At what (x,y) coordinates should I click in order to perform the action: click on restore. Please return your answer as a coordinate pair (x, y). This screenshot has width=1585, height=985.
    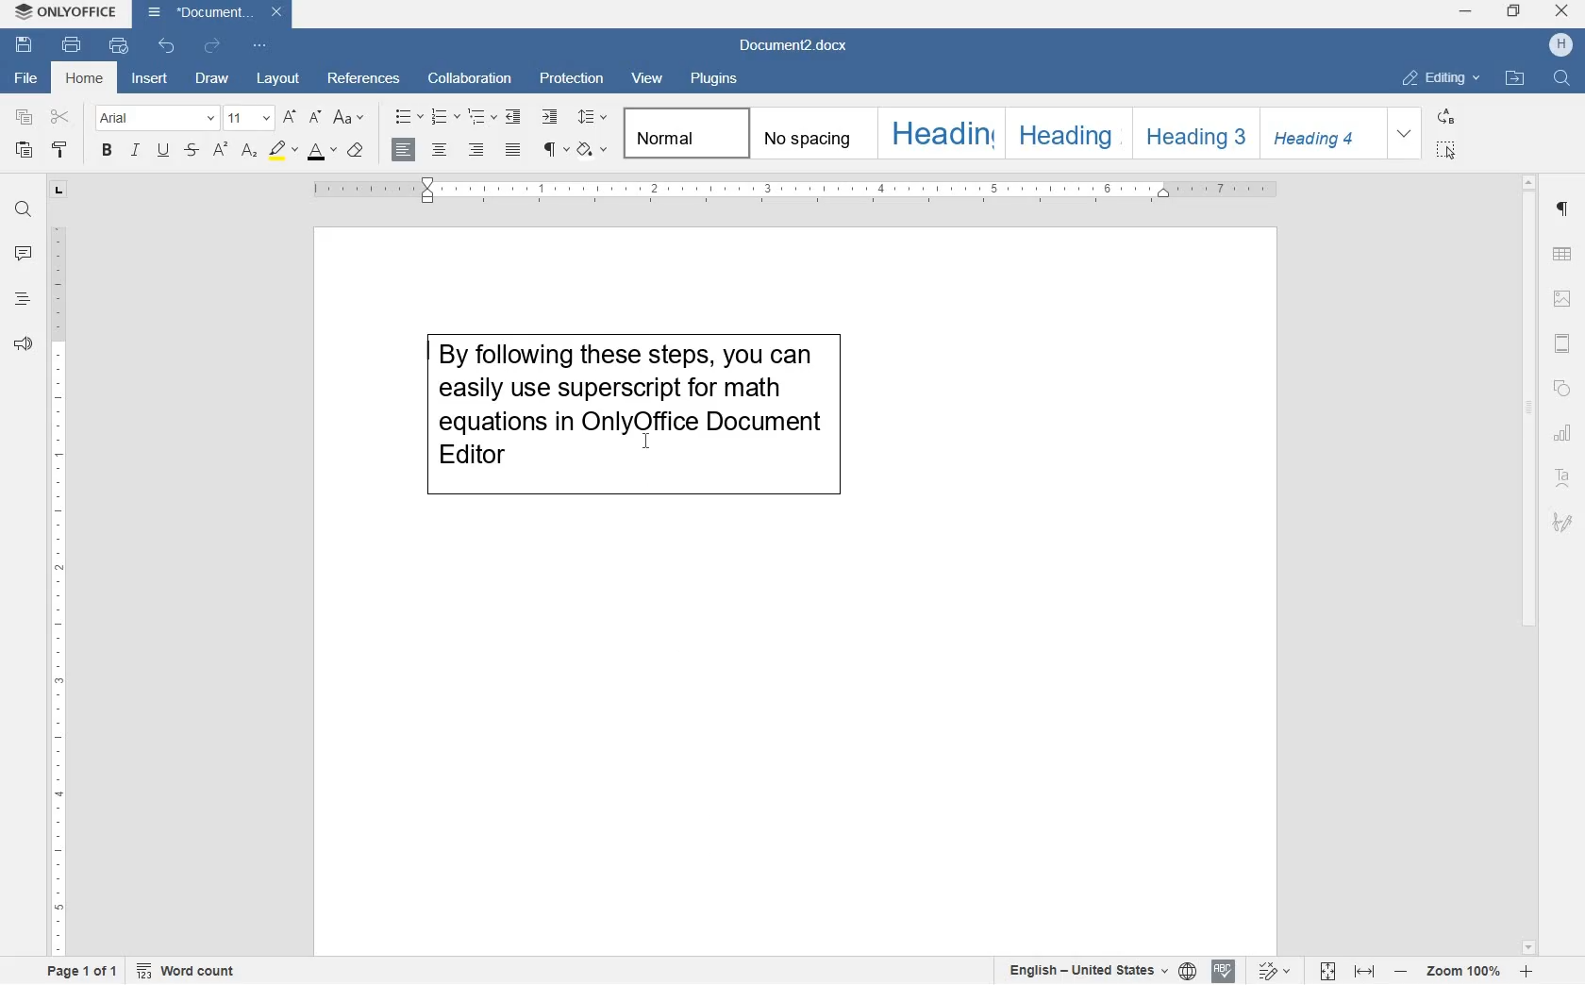
    Looking at the image, I should click on (1514, 12).